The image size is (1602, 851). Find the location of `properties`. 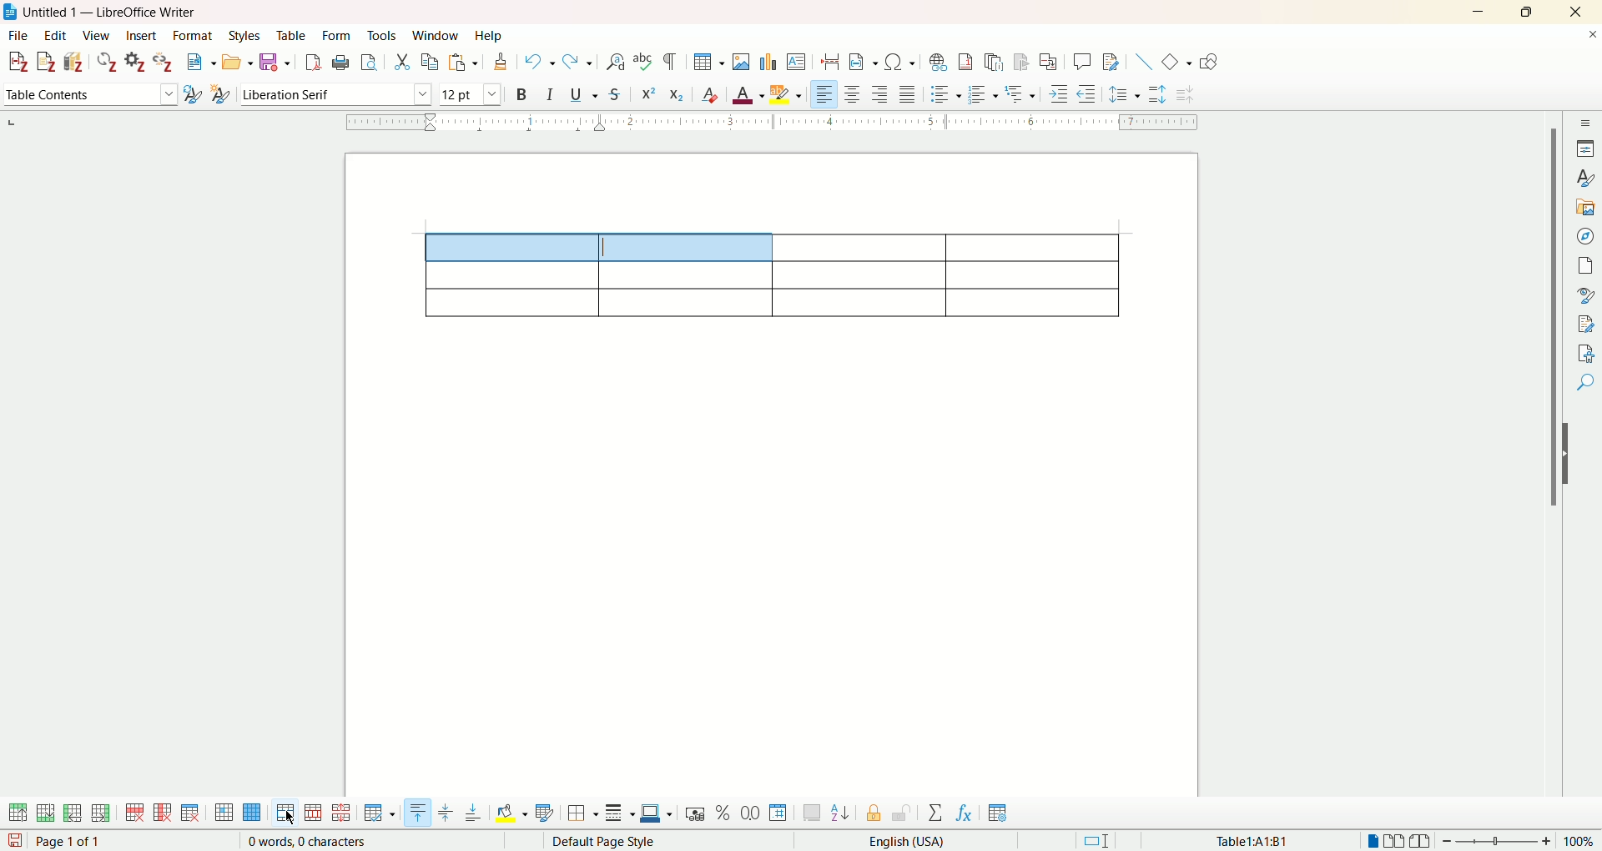

properties is located at coordinates (1584, 150).